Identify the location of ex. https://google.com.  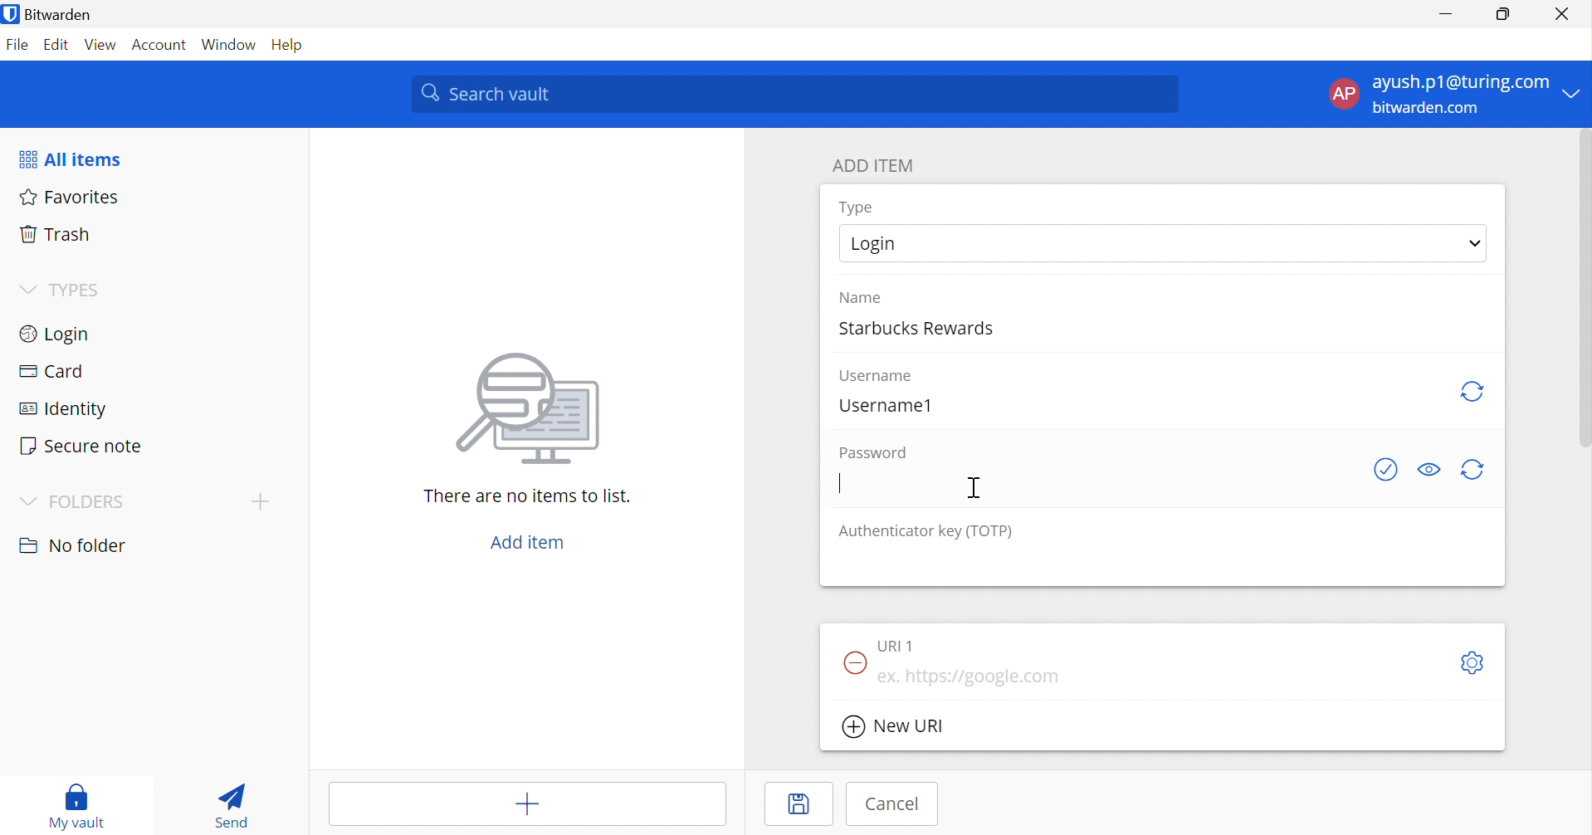
(980, 677).